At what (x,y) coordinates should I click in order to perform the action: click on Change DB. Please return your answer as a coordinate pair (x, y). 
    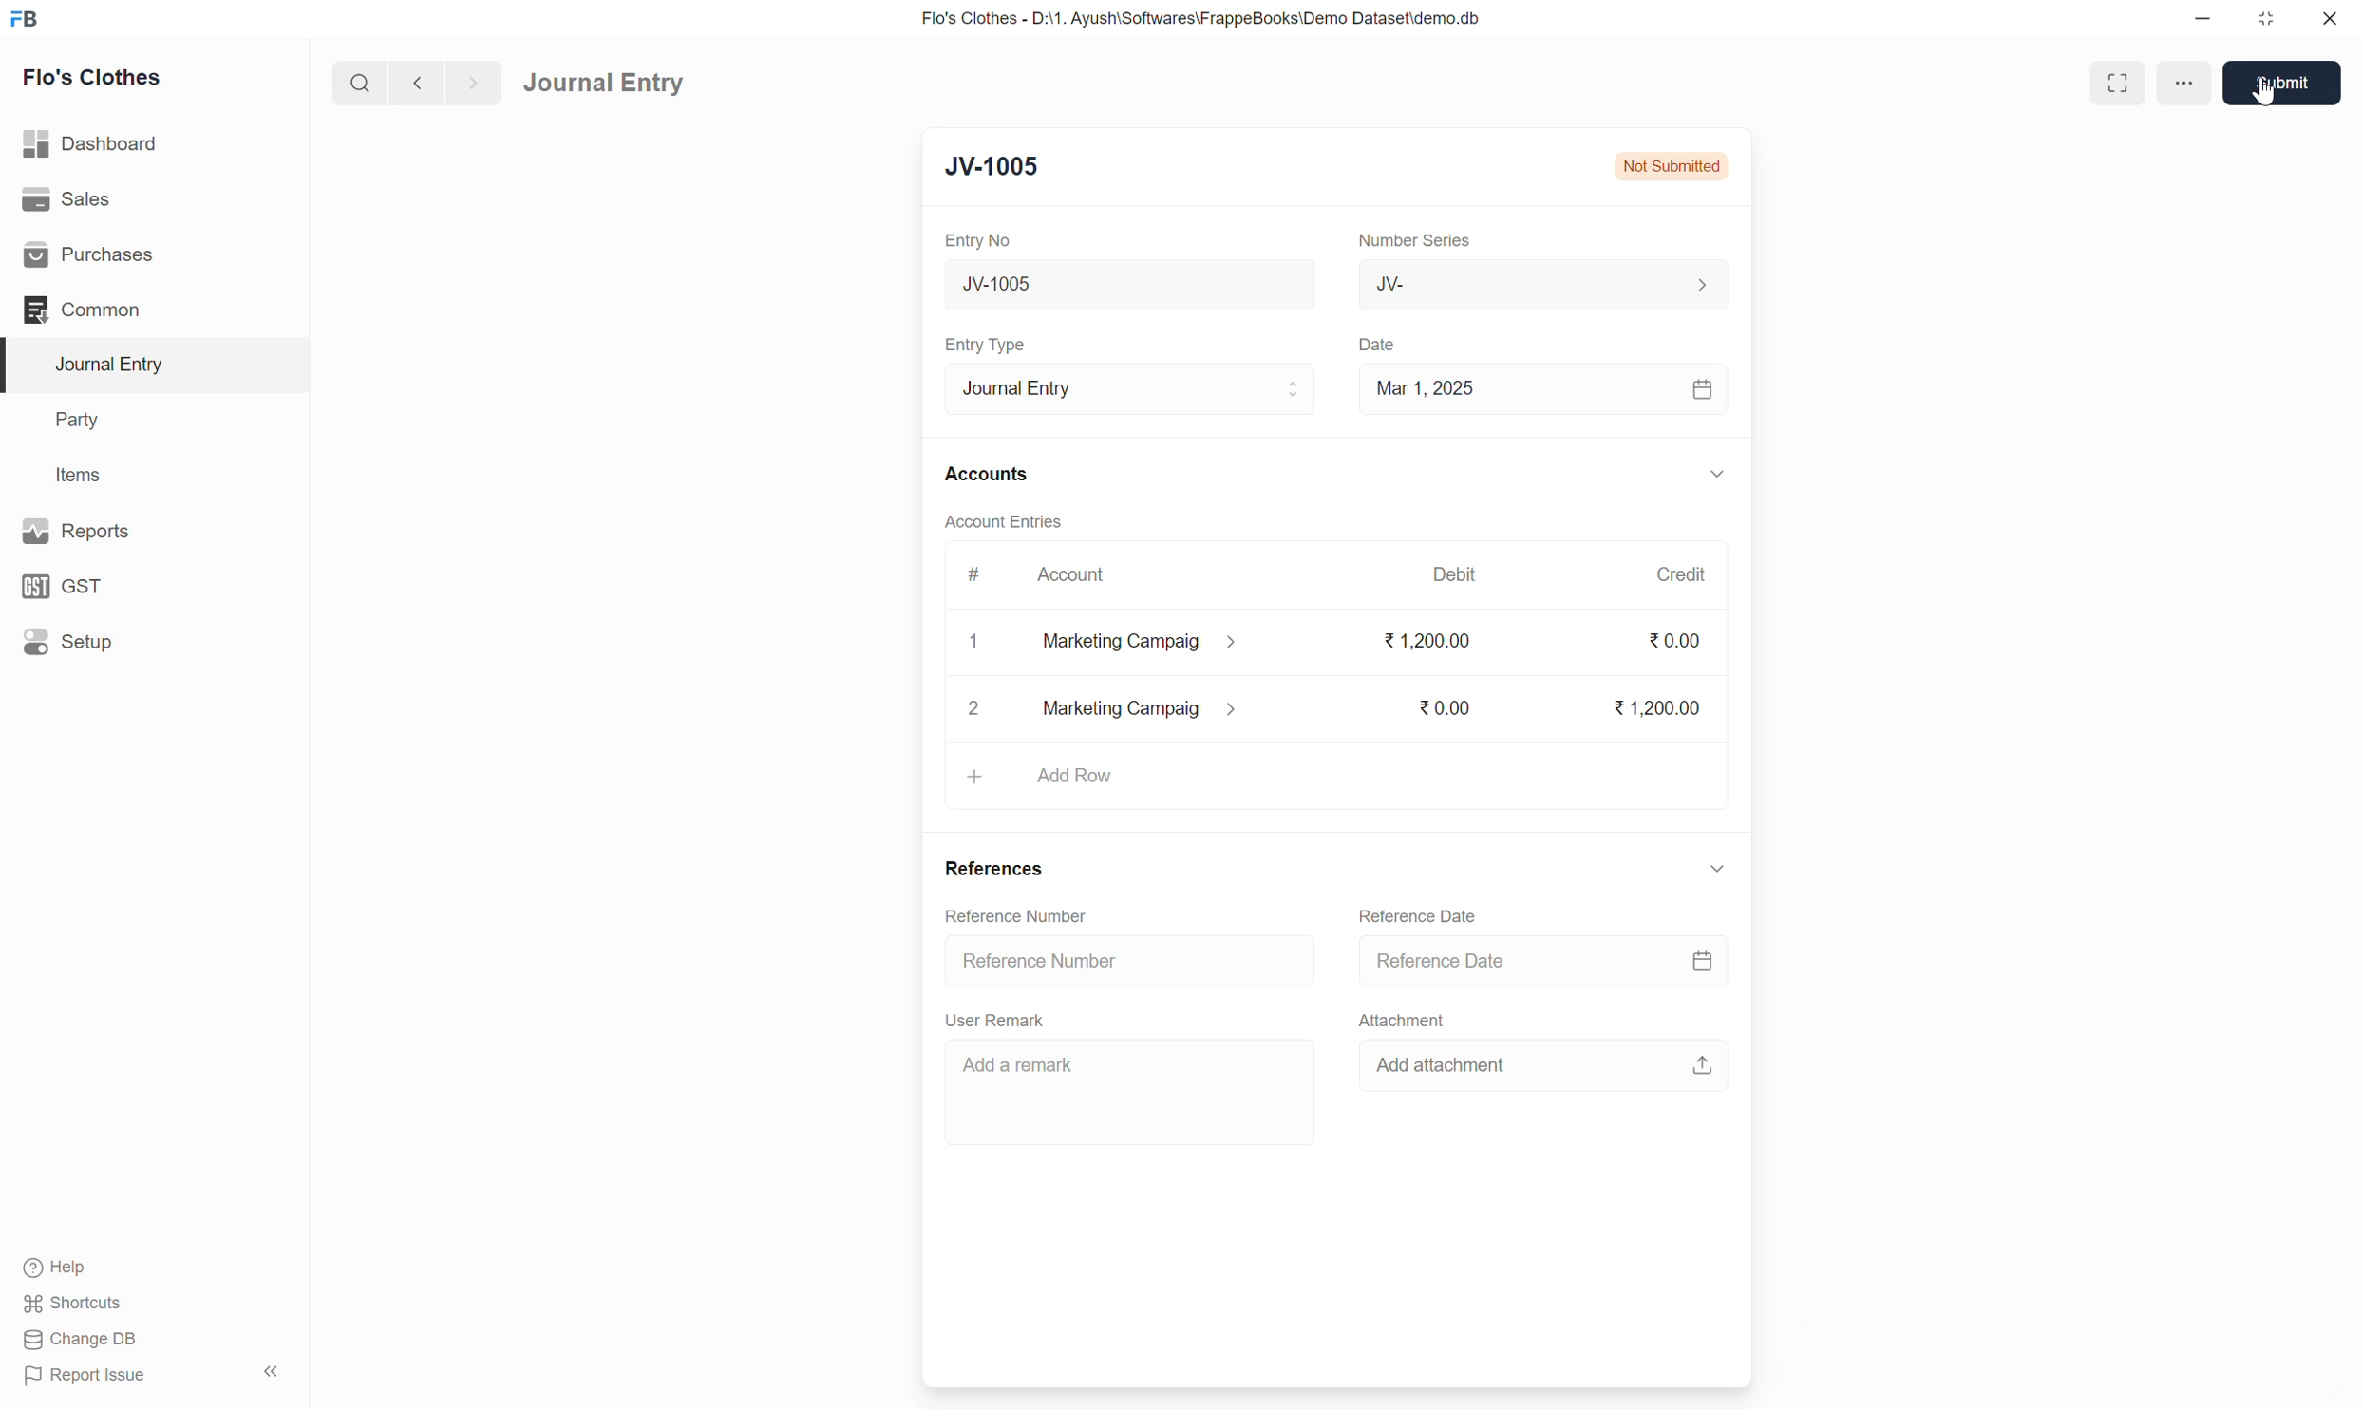
    Looking at the image, I should click on (80, 1339).